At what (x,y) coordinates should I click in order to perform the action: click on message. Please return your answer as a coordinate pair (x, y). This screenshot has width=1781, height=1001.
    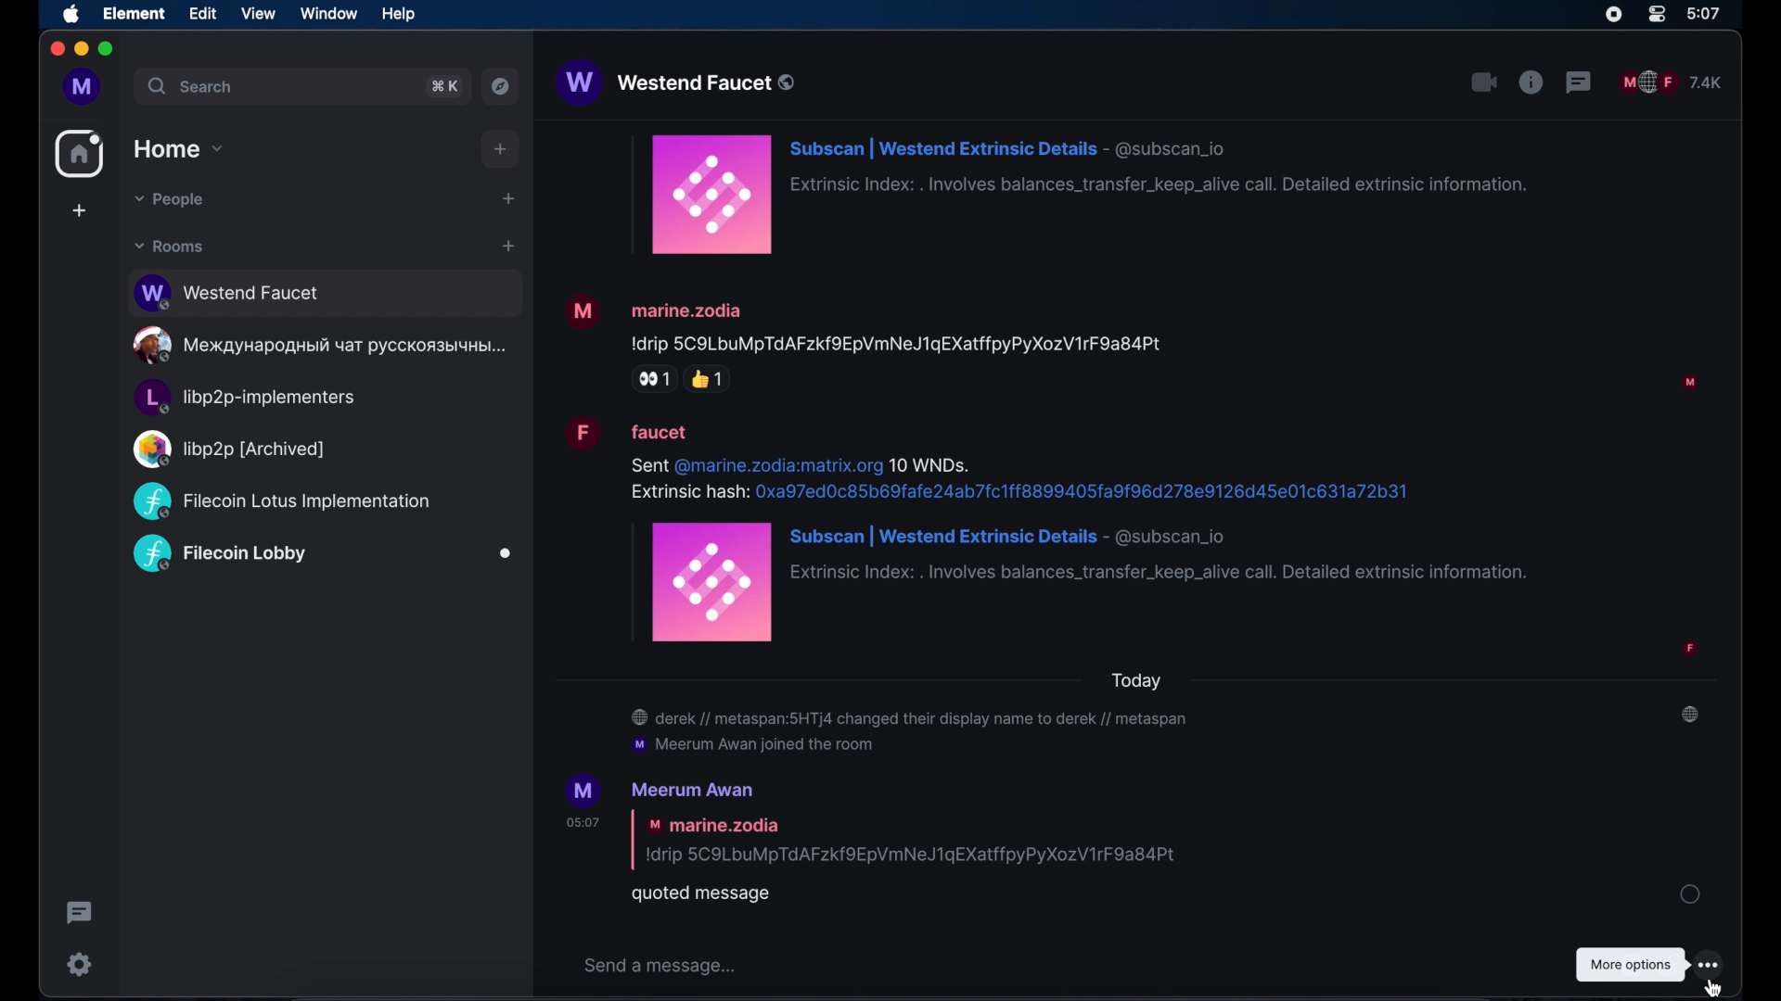
    Looking at the image, I should click on (1083, 196).